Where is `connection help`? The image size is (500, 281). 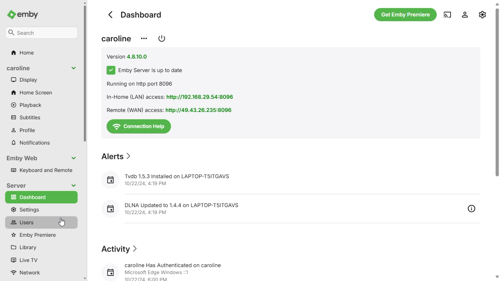
connection help is located at coordinates (138, 127).